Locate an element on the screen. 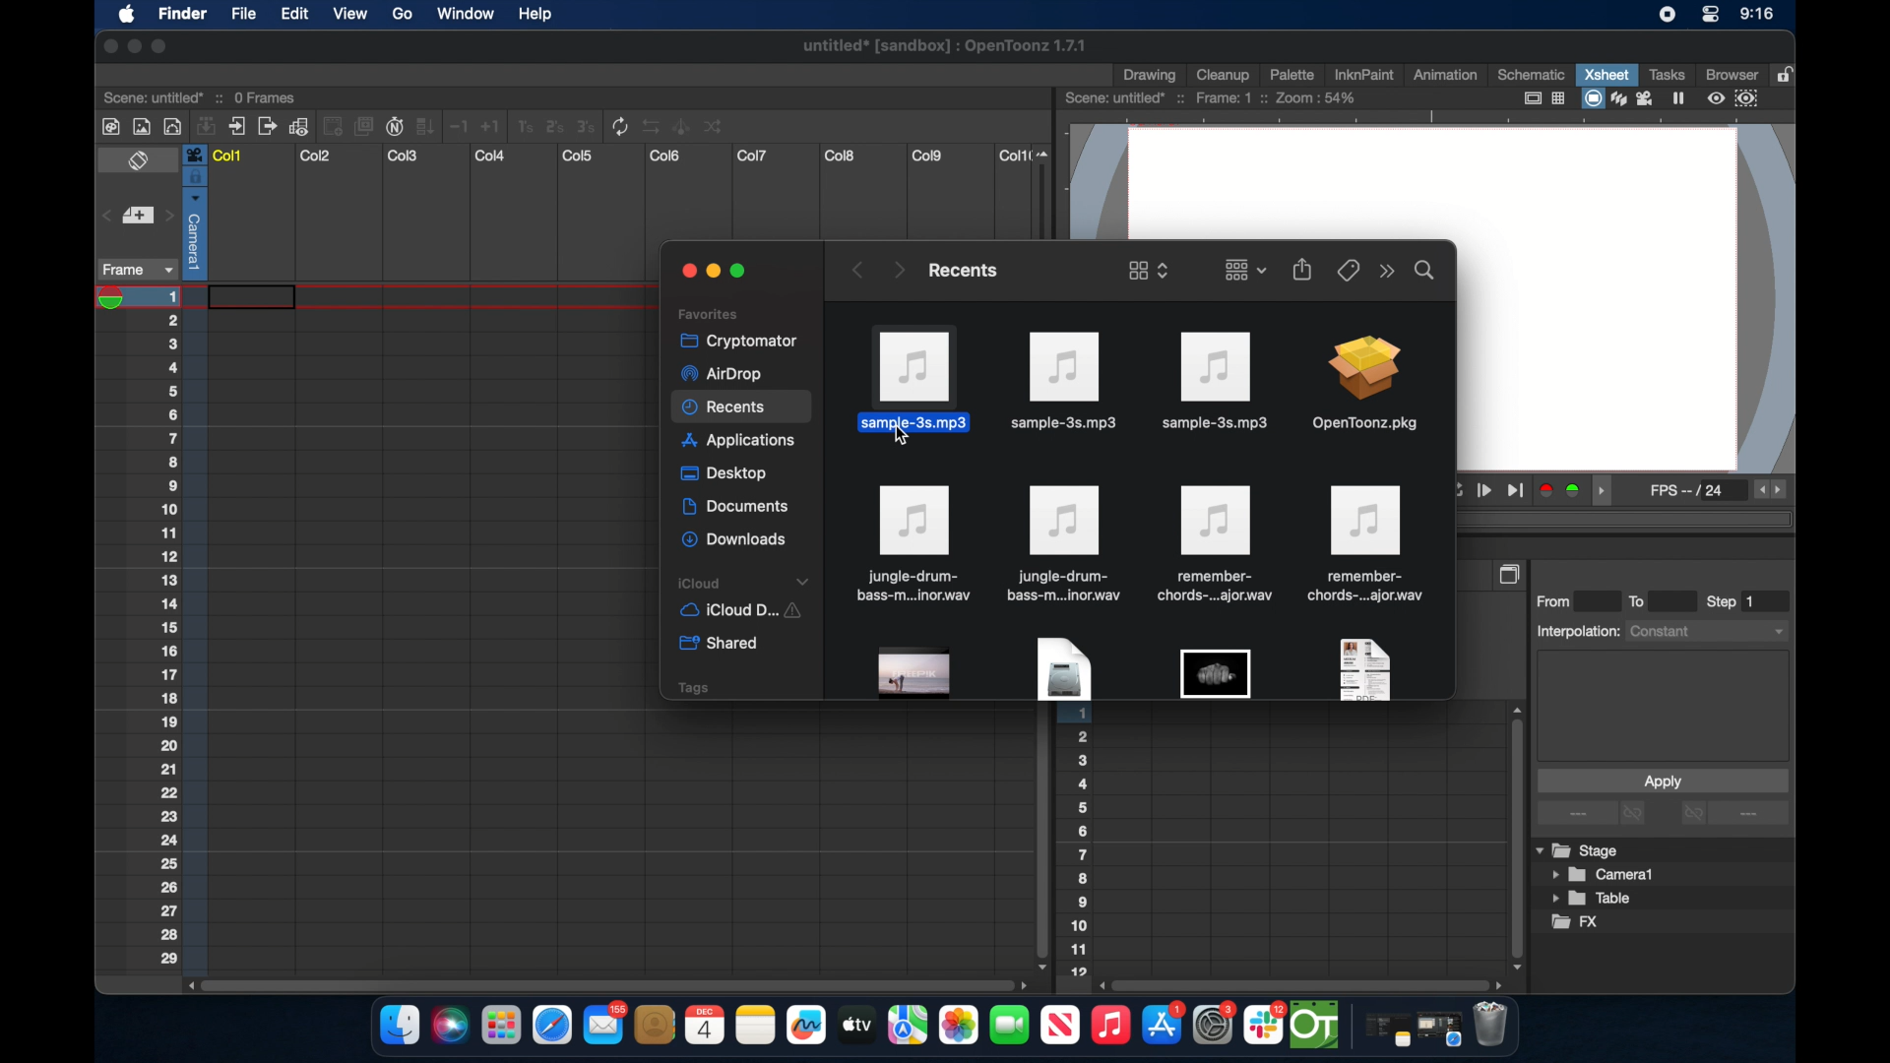 The width and height of the screenshot is (1890, 1063). drawing is located at coordinates (1152, 76).